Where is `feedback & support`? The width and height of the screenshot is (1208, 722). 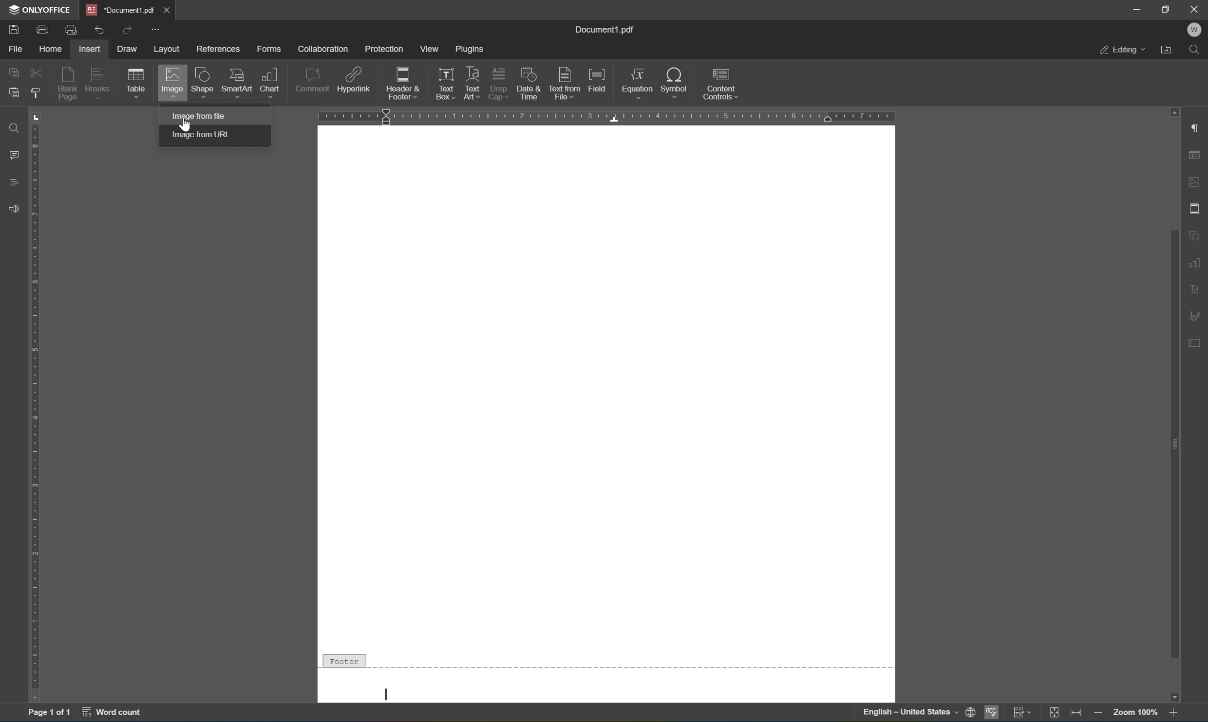 feedback & support is located at coordinates (15, 207).